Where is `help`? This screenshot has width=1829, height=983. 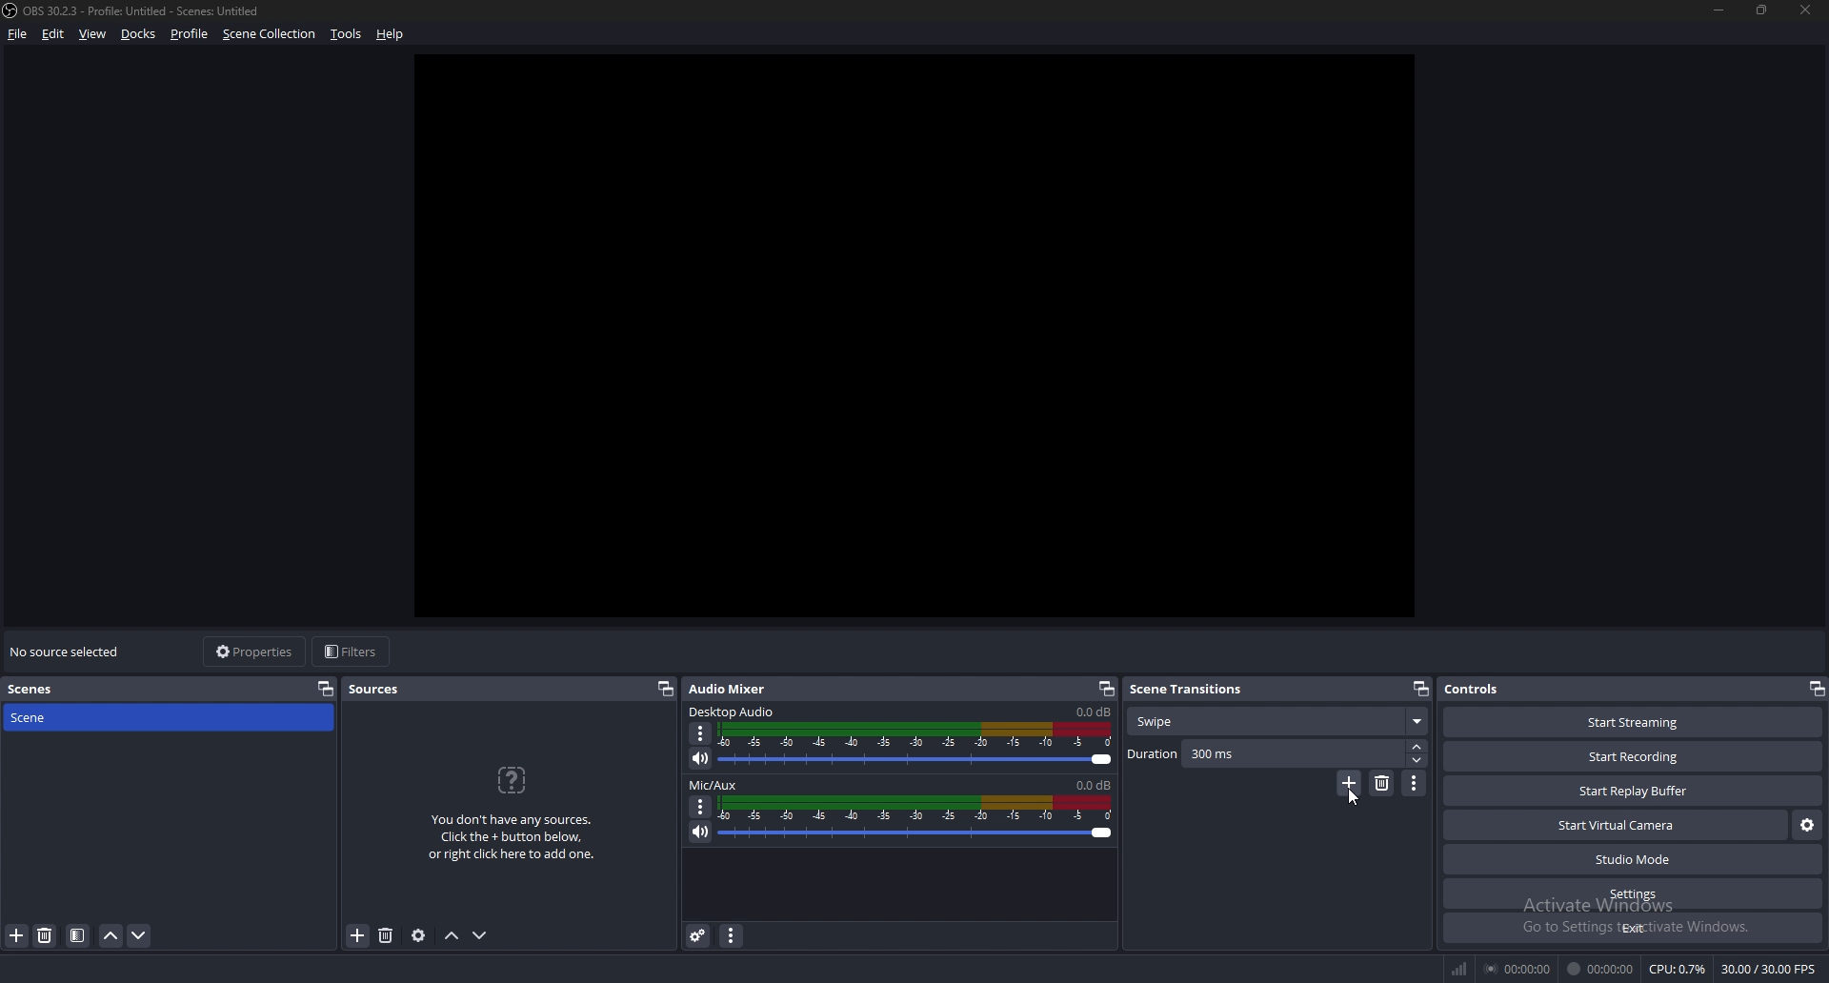
help is located at coordinates (391, 34).